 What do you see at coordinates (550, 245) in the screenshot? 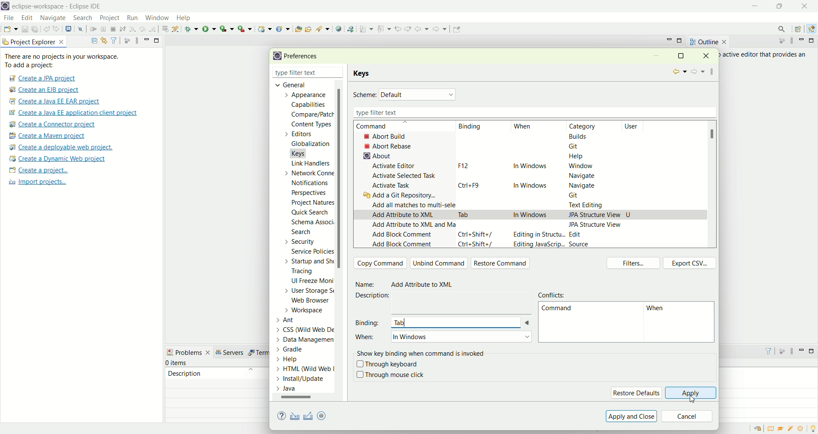
I see `editing javascript...Source` at bounding box center [550, 245].